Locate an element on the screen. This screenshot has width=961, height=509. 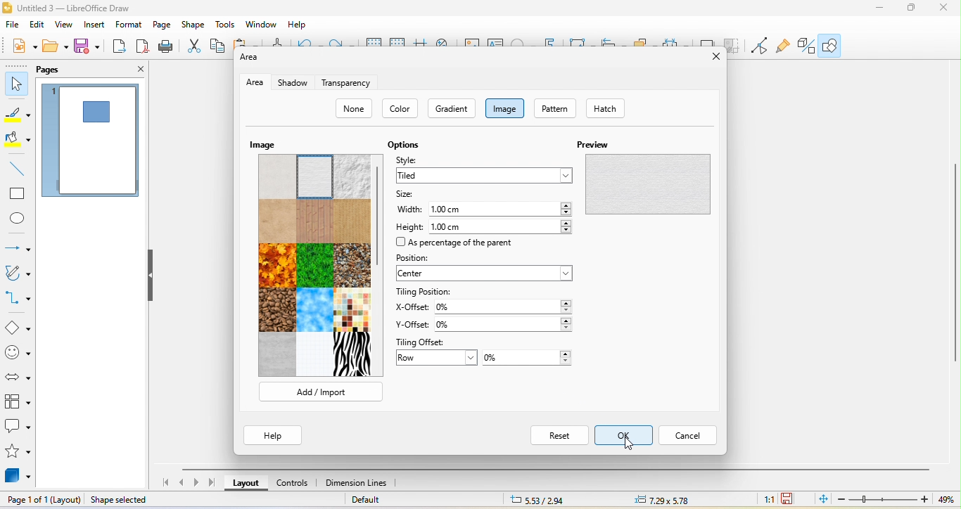
texture 5 is located at coordinates (313, 221).